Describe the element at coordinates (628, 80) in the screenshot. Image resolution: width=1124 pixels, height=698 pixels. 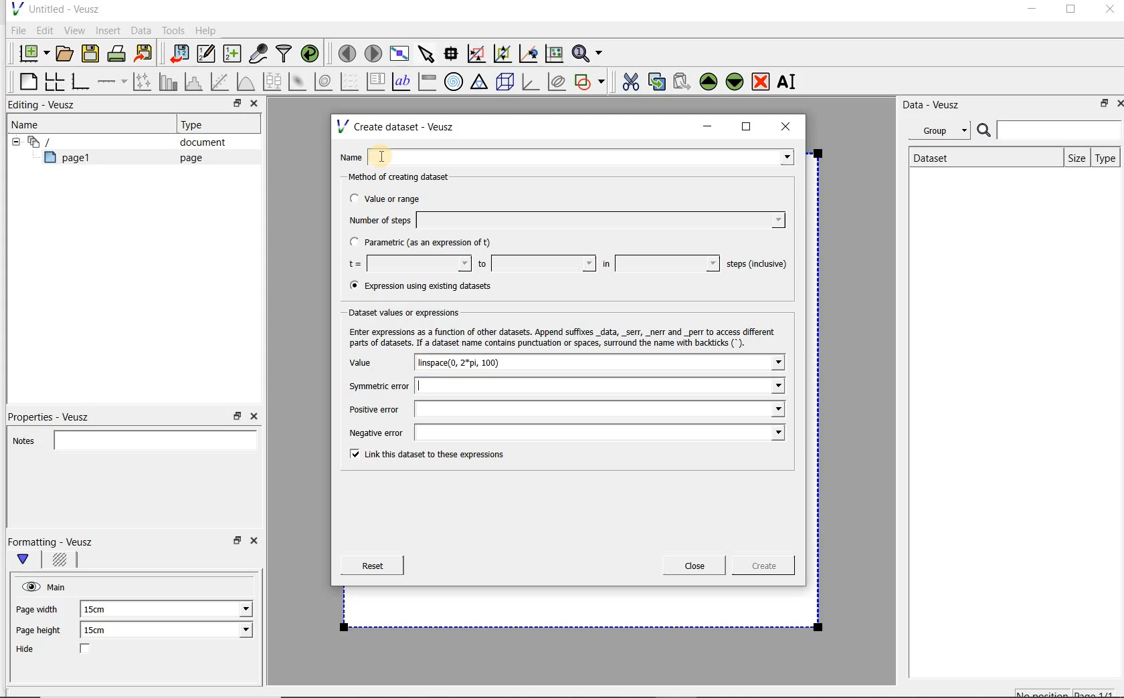
I see `cut the selected widget` at that location.